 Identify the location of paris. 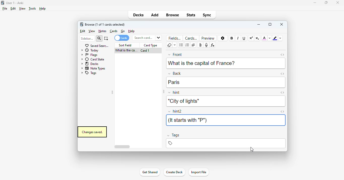
(174, 82).